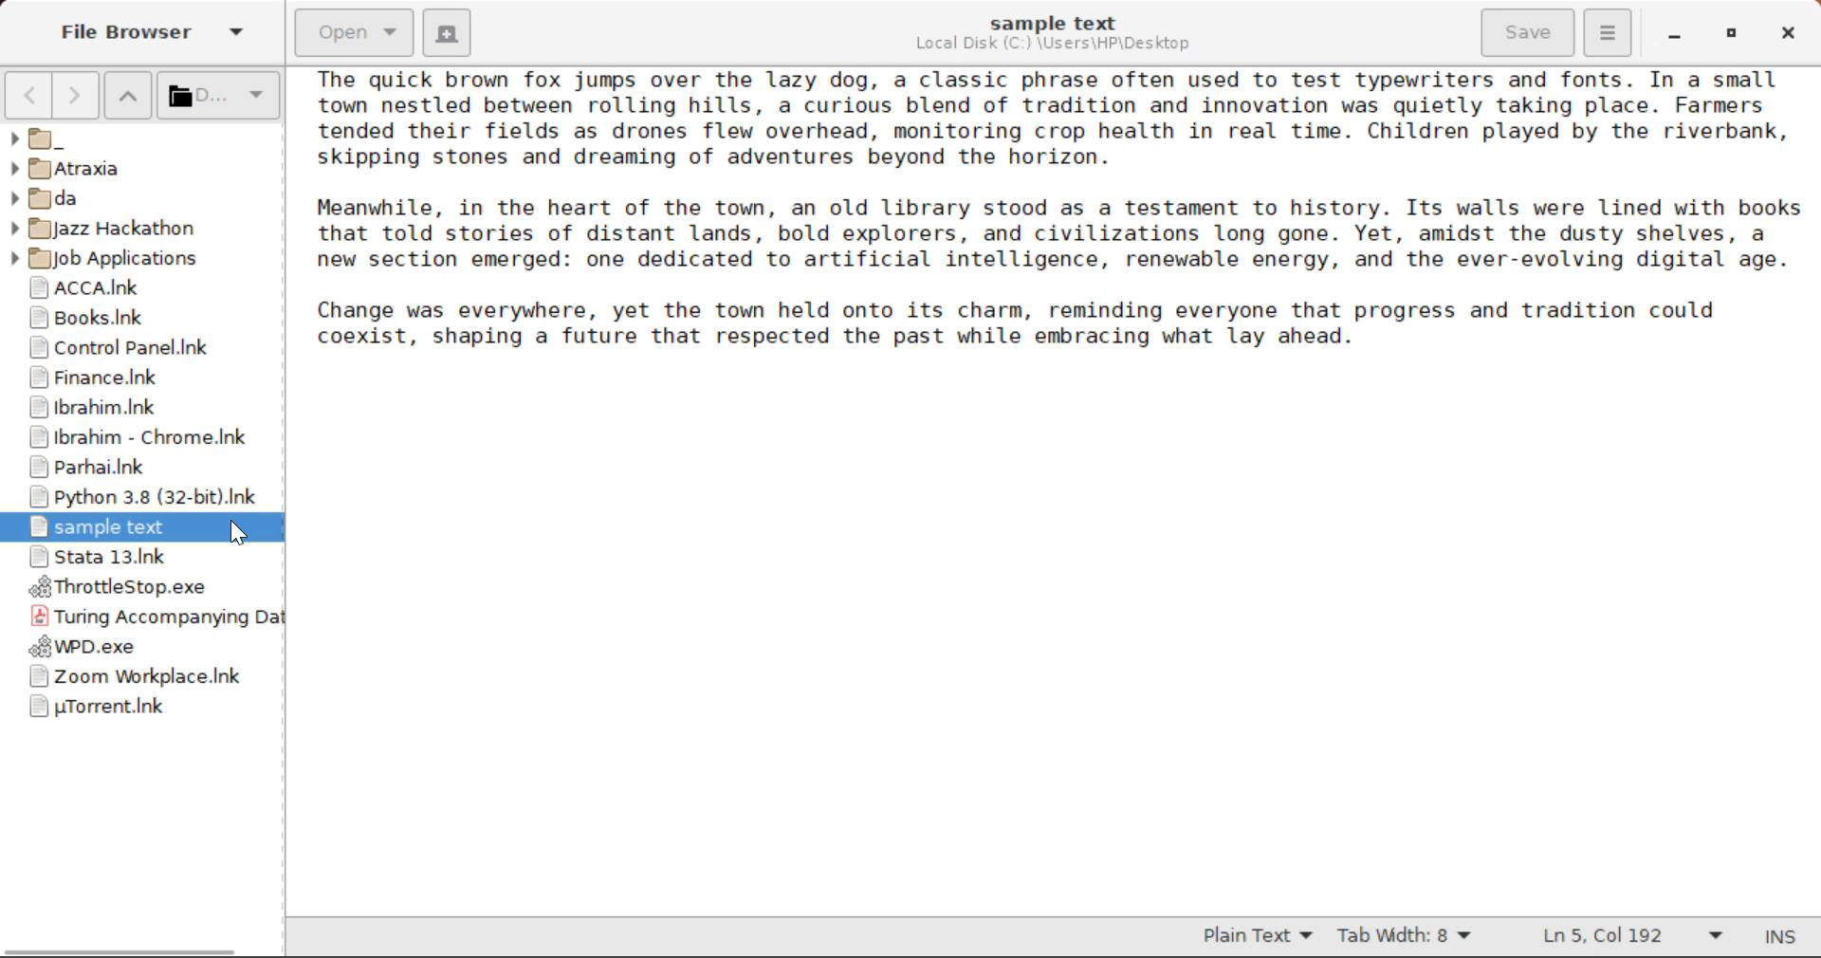  What do you see at coordinates (1053, 22) in the screenshot?
I see `sample text File Name` at bounding box center [1053, 22].